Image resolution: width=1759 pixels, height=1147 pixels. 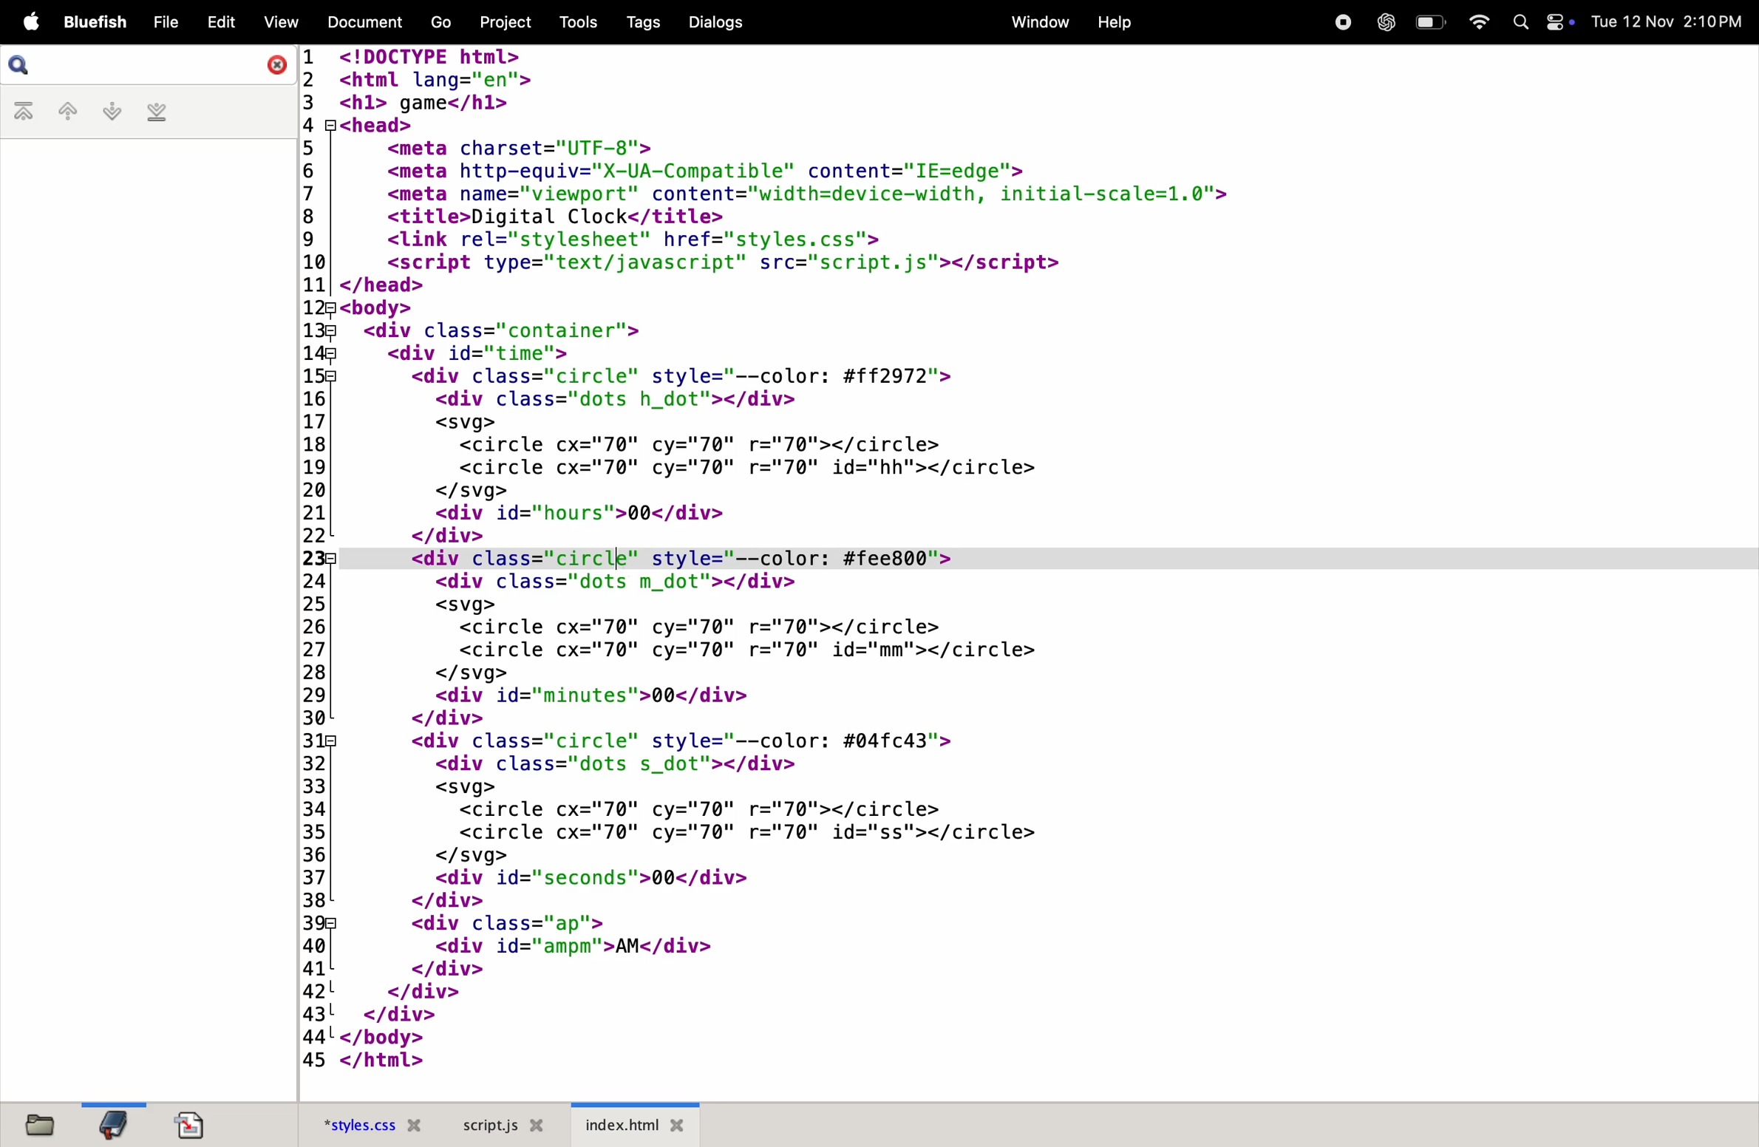 What do you see at coordinates (1024, 830) in the screenshot?
I see `code block` at bounding box center [1024, 830].